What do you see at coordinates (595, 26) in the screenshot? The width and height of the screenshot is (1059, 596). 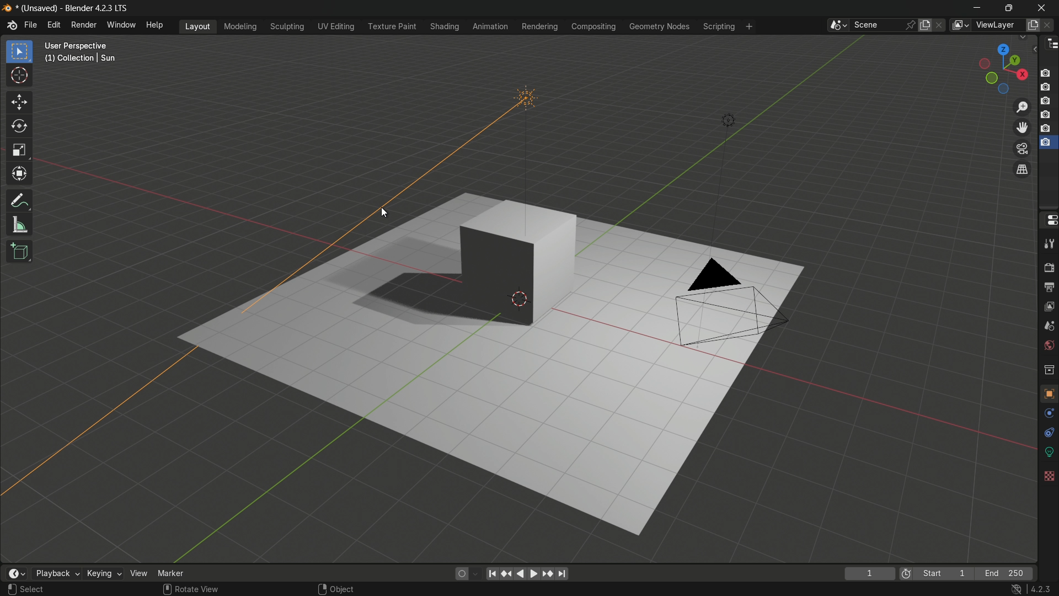 I see `compositing` at bounding box center [595, 26].